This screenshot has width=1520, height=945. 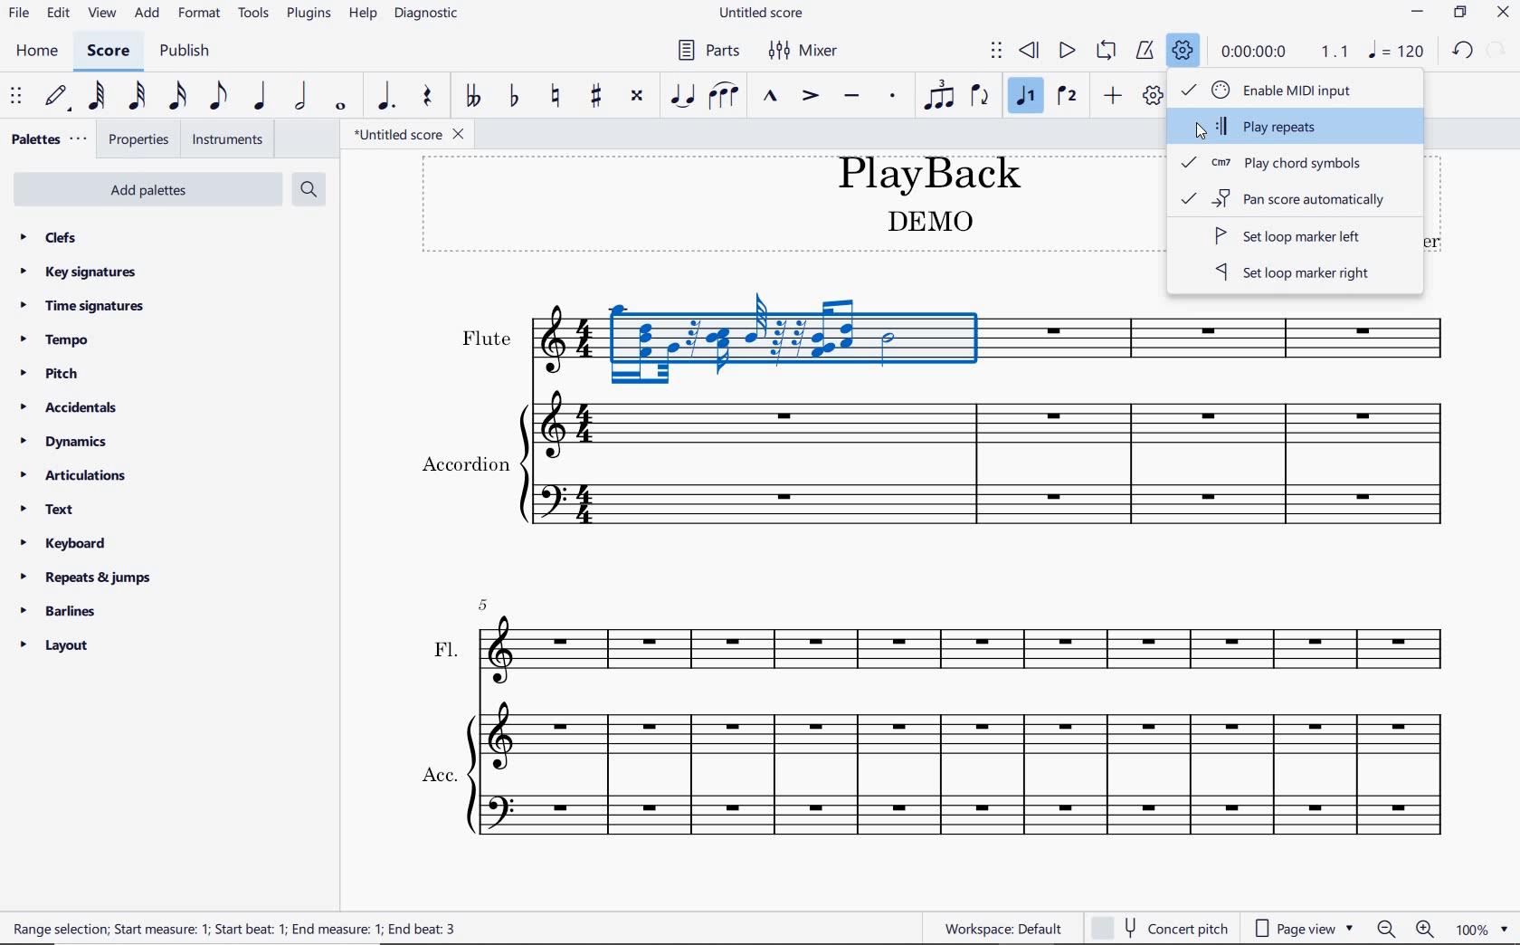 I want to click on 64th note, so click(x=98, y=96).